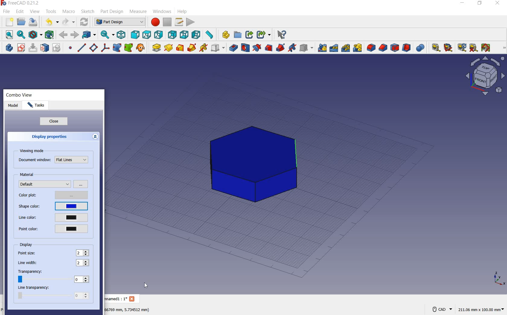  I want to click on MEASURE, so click(503, 48).